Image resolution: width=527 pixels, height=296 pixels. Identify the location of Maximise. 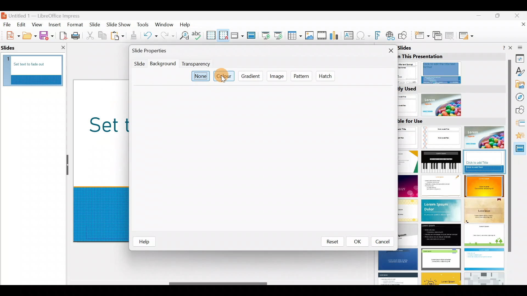
(499, 17).